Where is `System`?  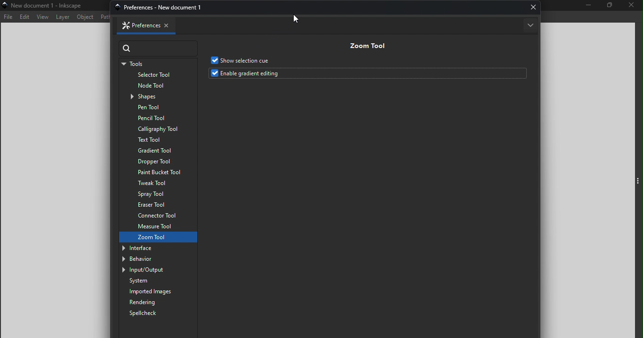 System is located at coordinates (156, 280).